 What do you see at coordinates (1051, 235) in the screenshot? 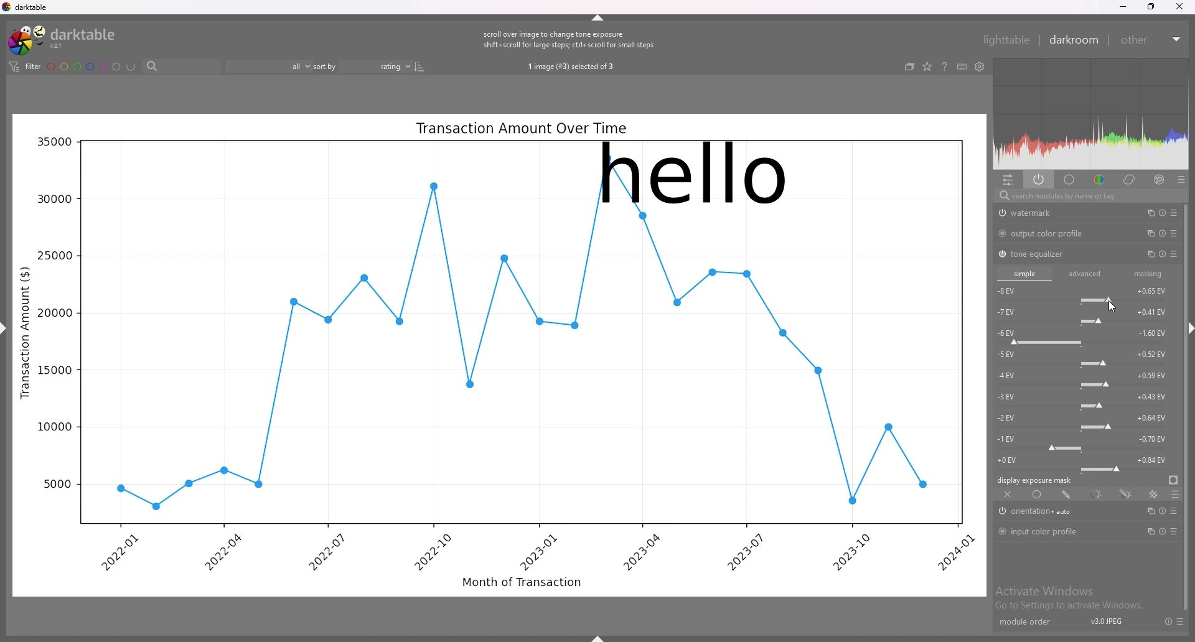
I see `output color profile` at bounding box center [1051, 235].